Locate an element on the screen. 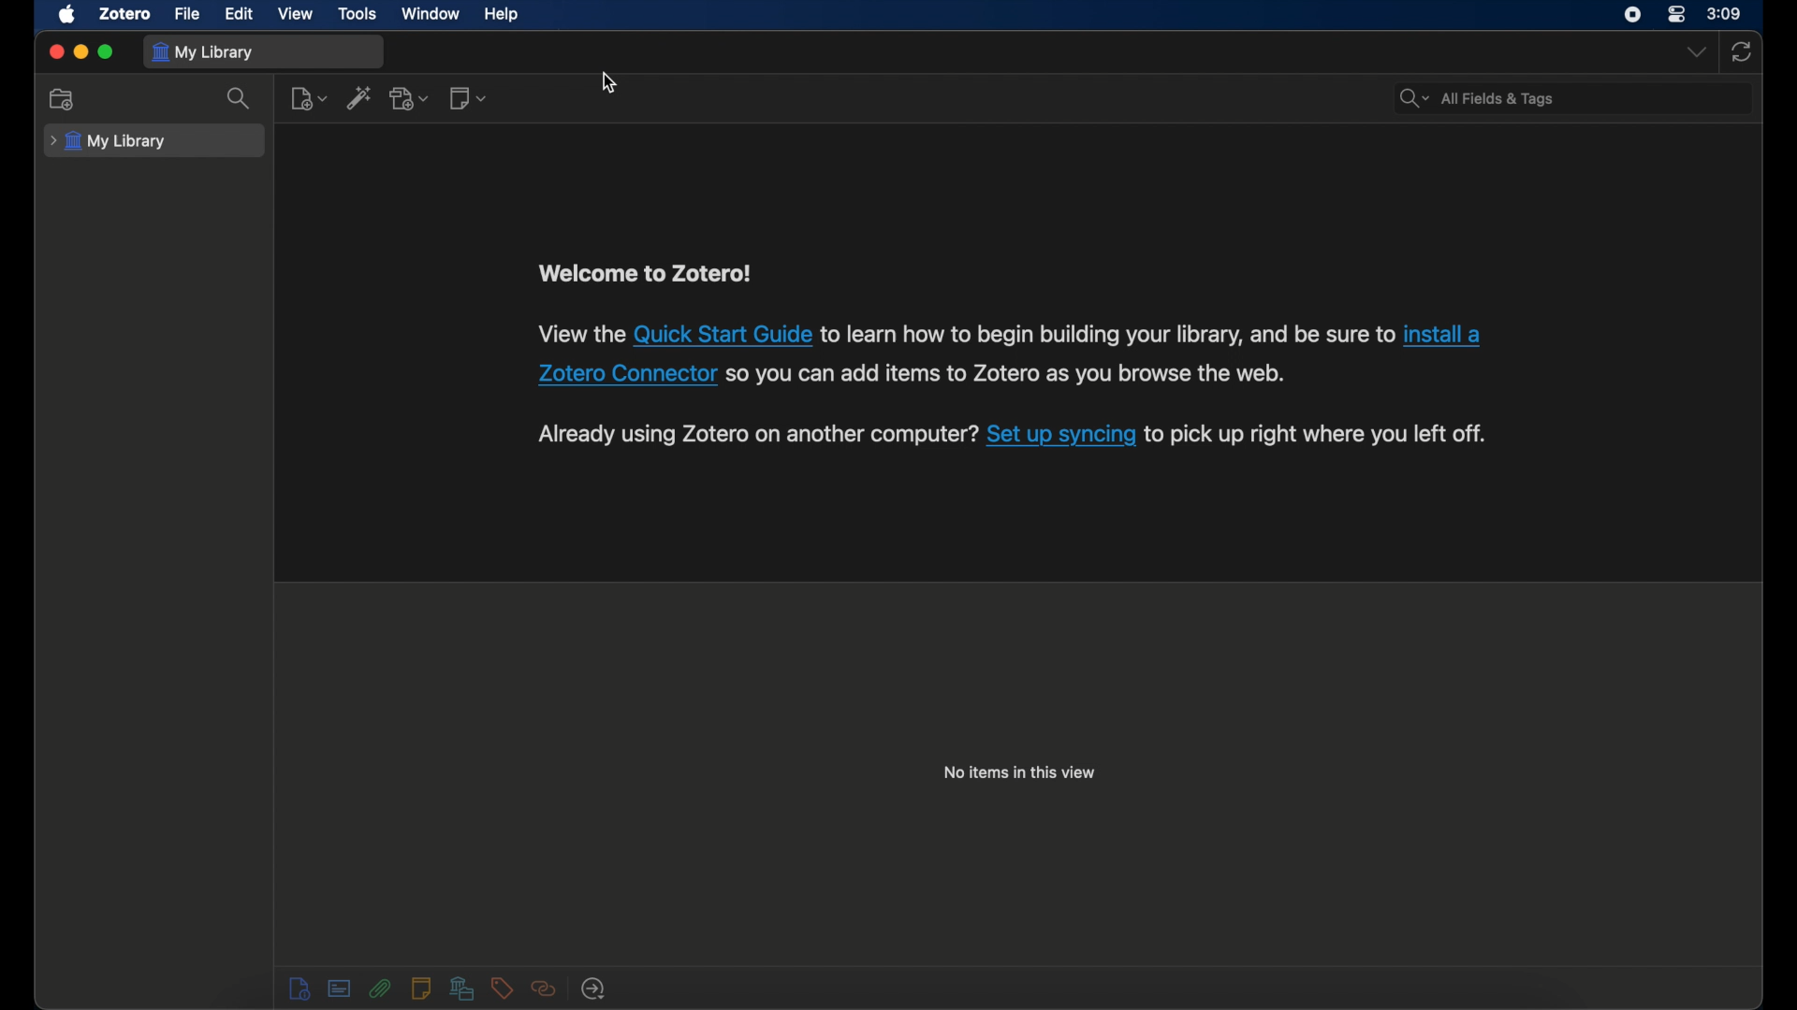  my library is located at coordinates (109, 141).